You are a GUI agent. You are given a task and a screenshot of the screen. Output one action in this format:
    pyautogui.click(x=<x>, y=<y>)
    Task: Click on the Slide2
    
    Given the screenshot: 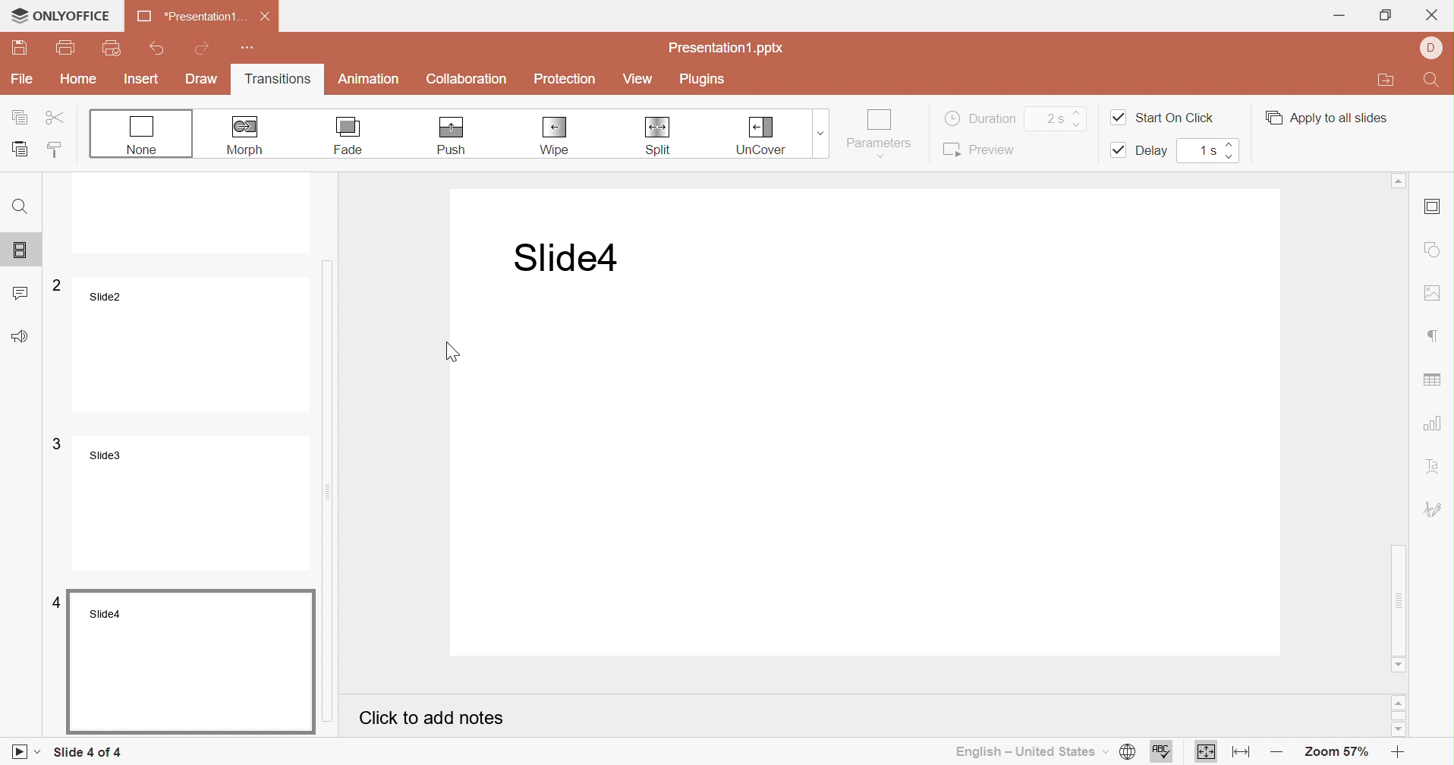 What is the action you would take?
    pyautogui.click(x=184, y=343)
    